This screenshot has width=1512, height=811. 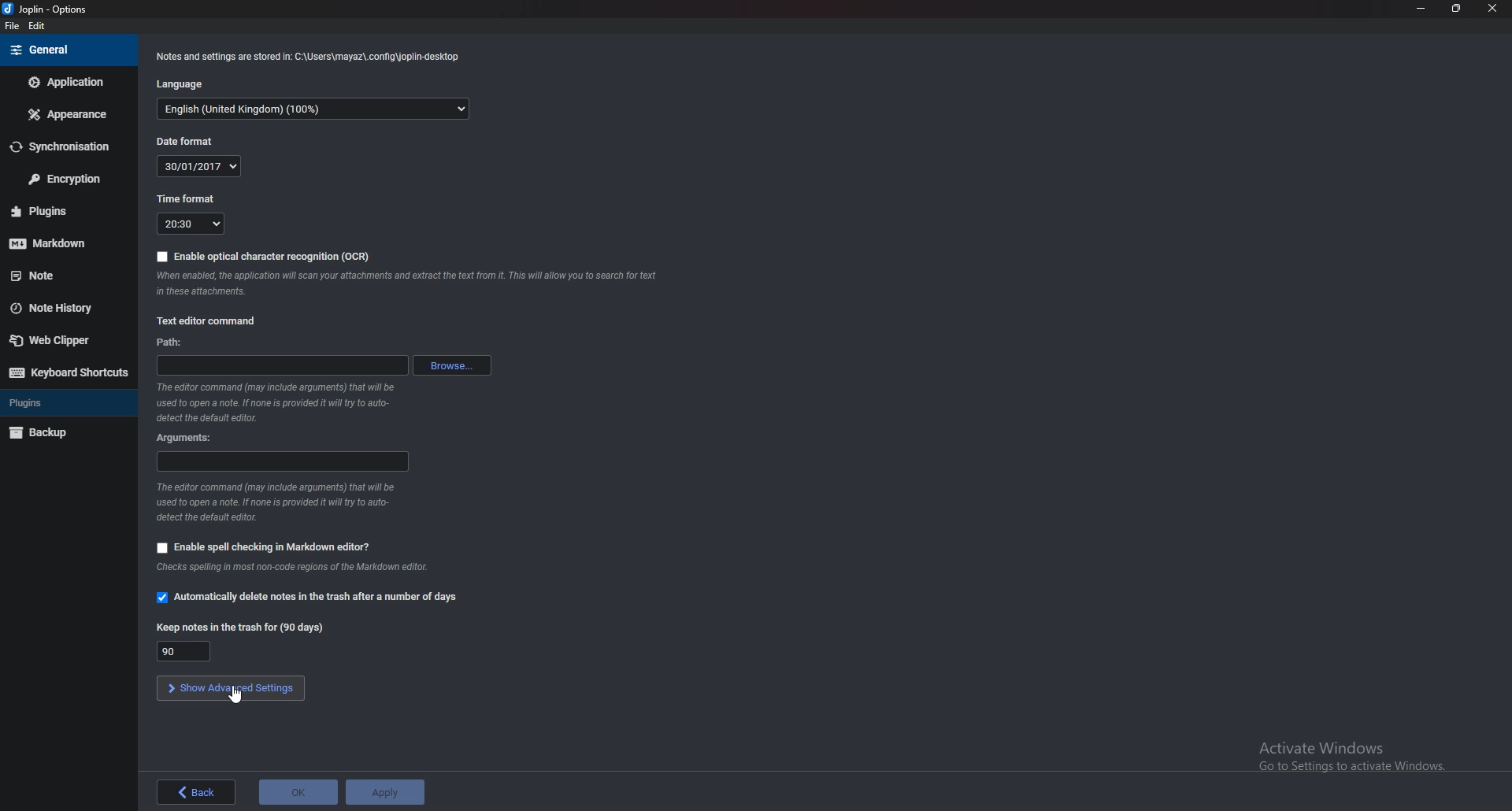 What do you see at coordinates (54, 275) in the screenshot?
I see `note` at bounding box center [54, 275].